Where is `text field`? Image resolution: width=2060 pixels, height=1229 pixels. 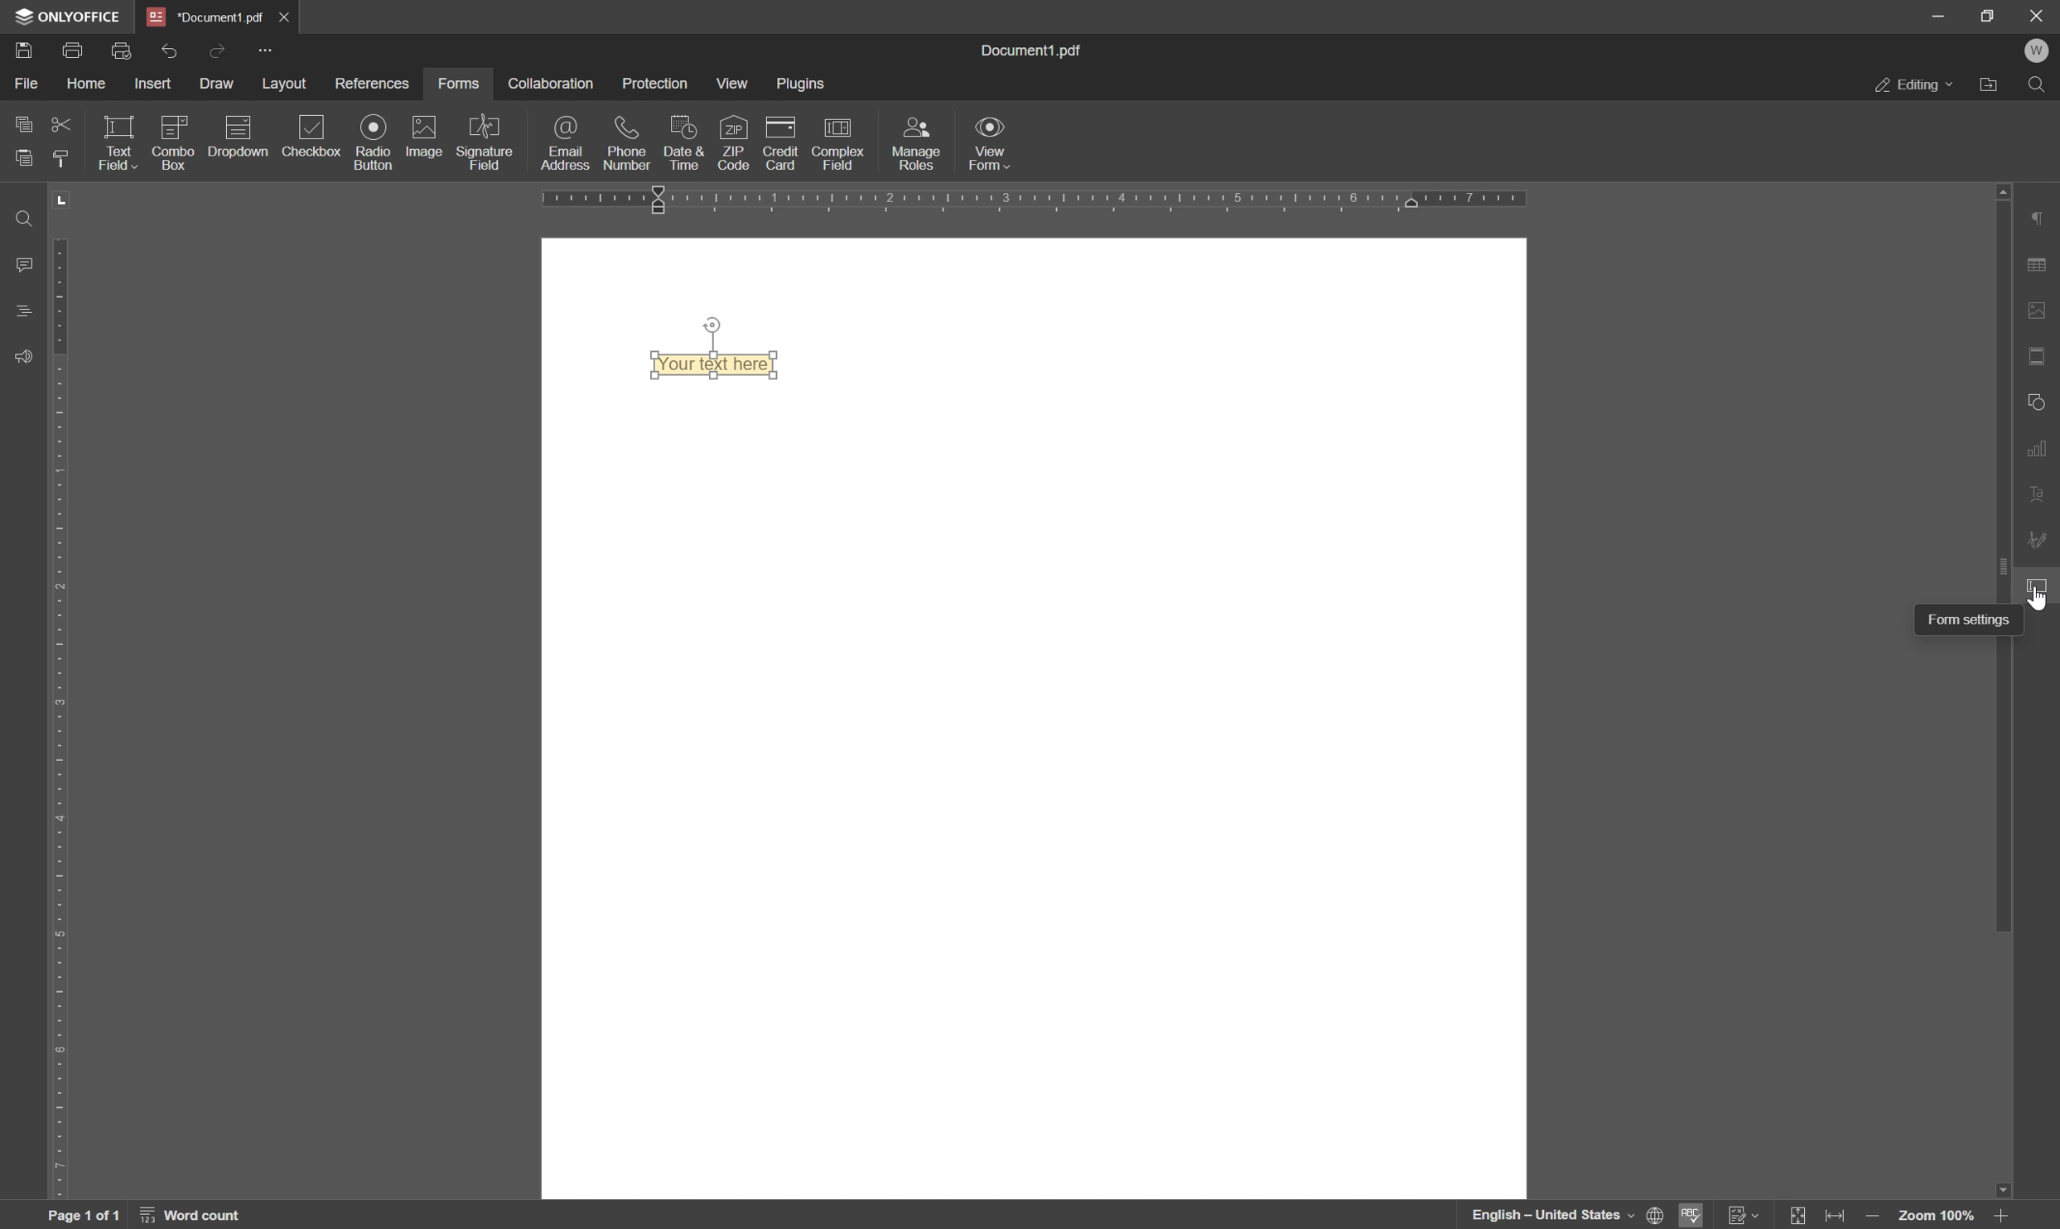 text field is located at coordinates (118, 143).